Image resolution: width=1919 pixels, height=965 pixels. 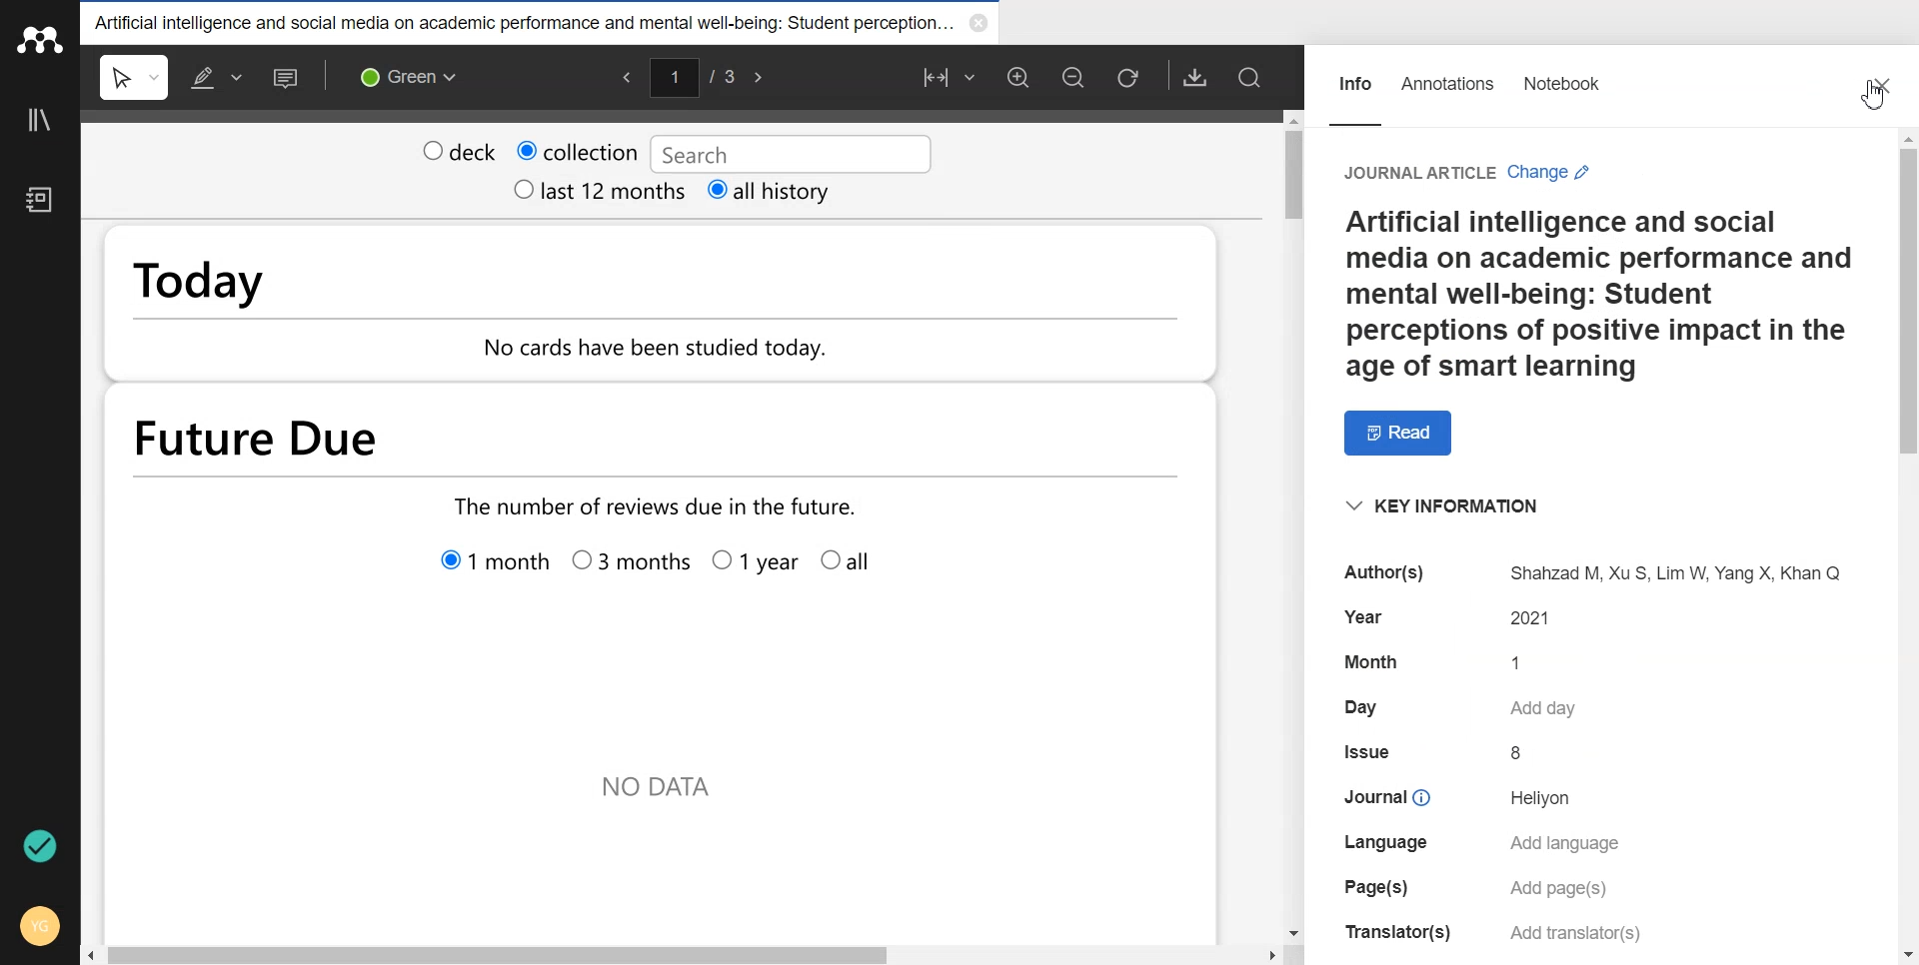 I want to click on Select current page, so click(x=693, y=75).